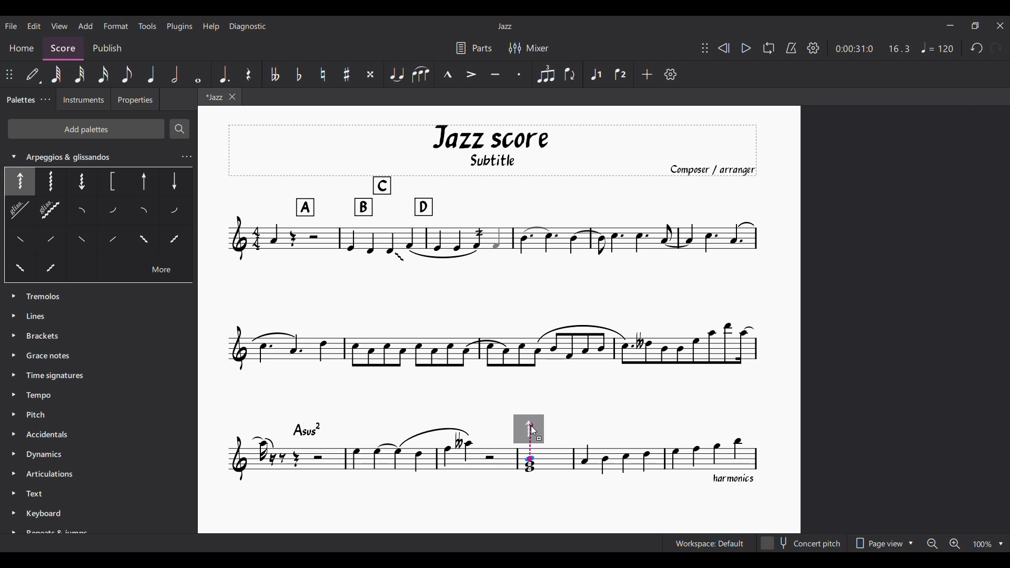 The image size is (1010, 568). What do you see at coordinates (176, 241) in the screenshot?
I see `` at bounding box center [176, 241].